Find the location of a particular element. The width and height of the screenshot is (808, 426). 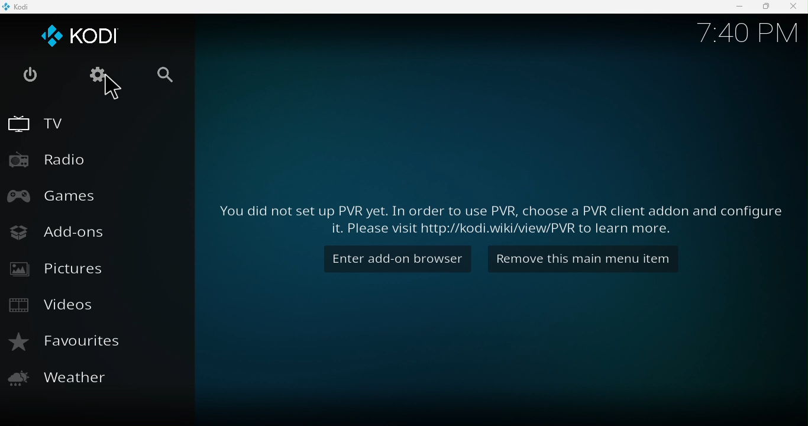

Add-ons is located at coordinates (60, 233).